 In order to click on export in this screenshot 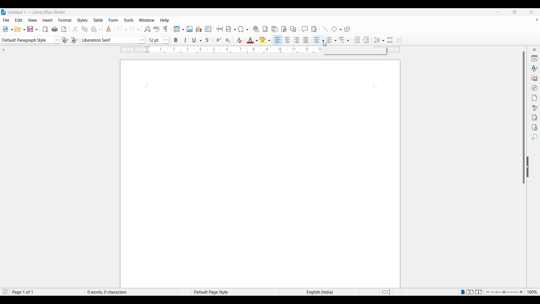, I will do `click(46, 30)`.